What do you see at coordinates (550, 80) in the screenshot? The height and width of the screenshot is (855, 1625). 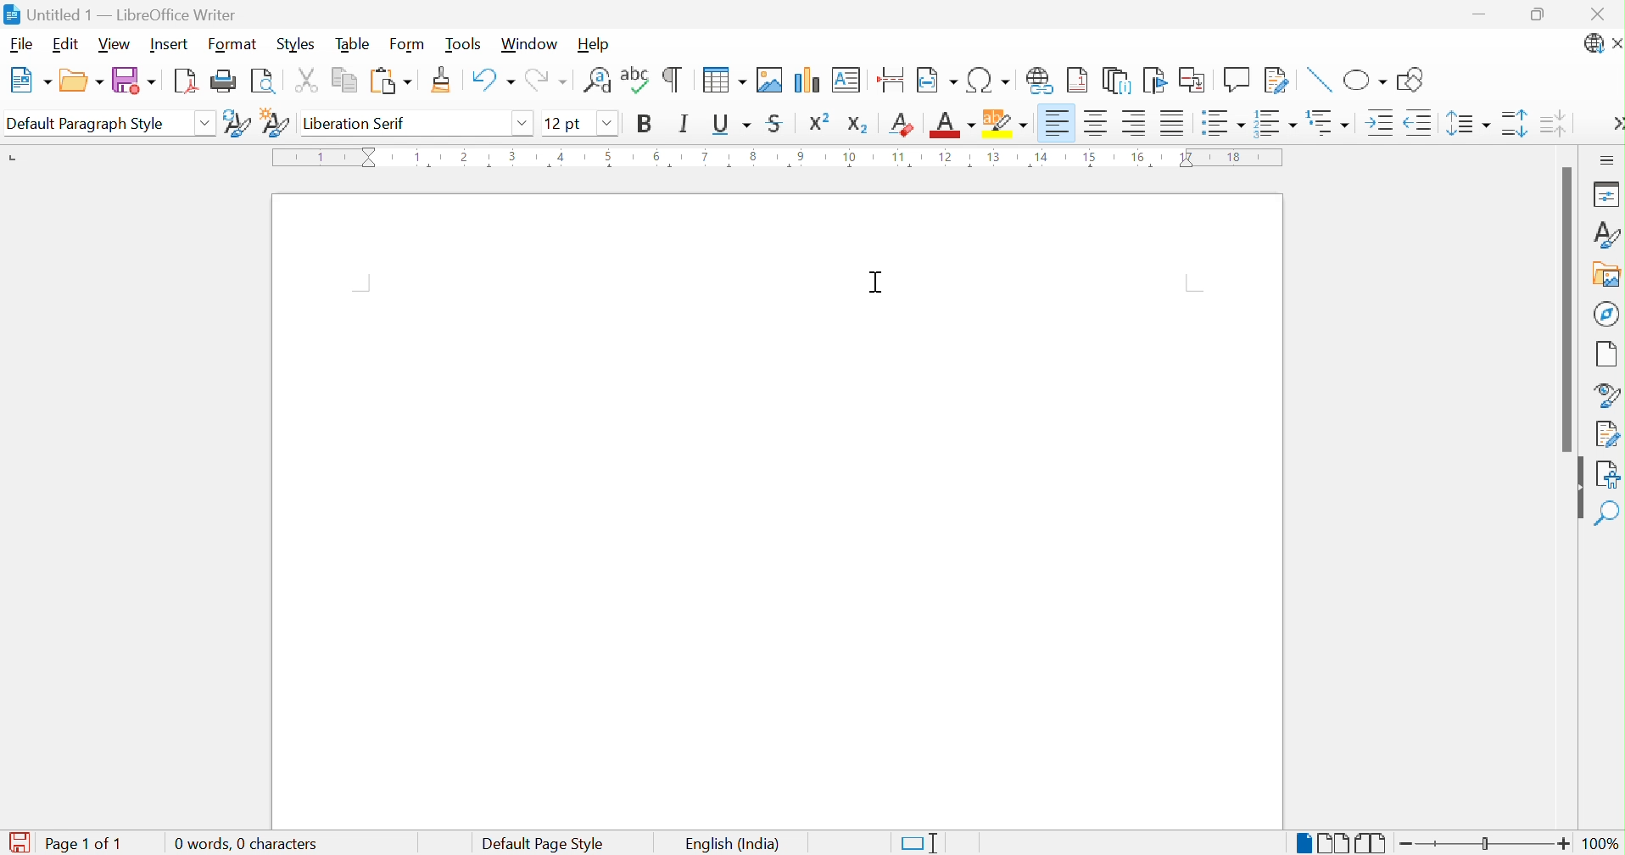 I see `Redo` at bounding box center [550, 80].